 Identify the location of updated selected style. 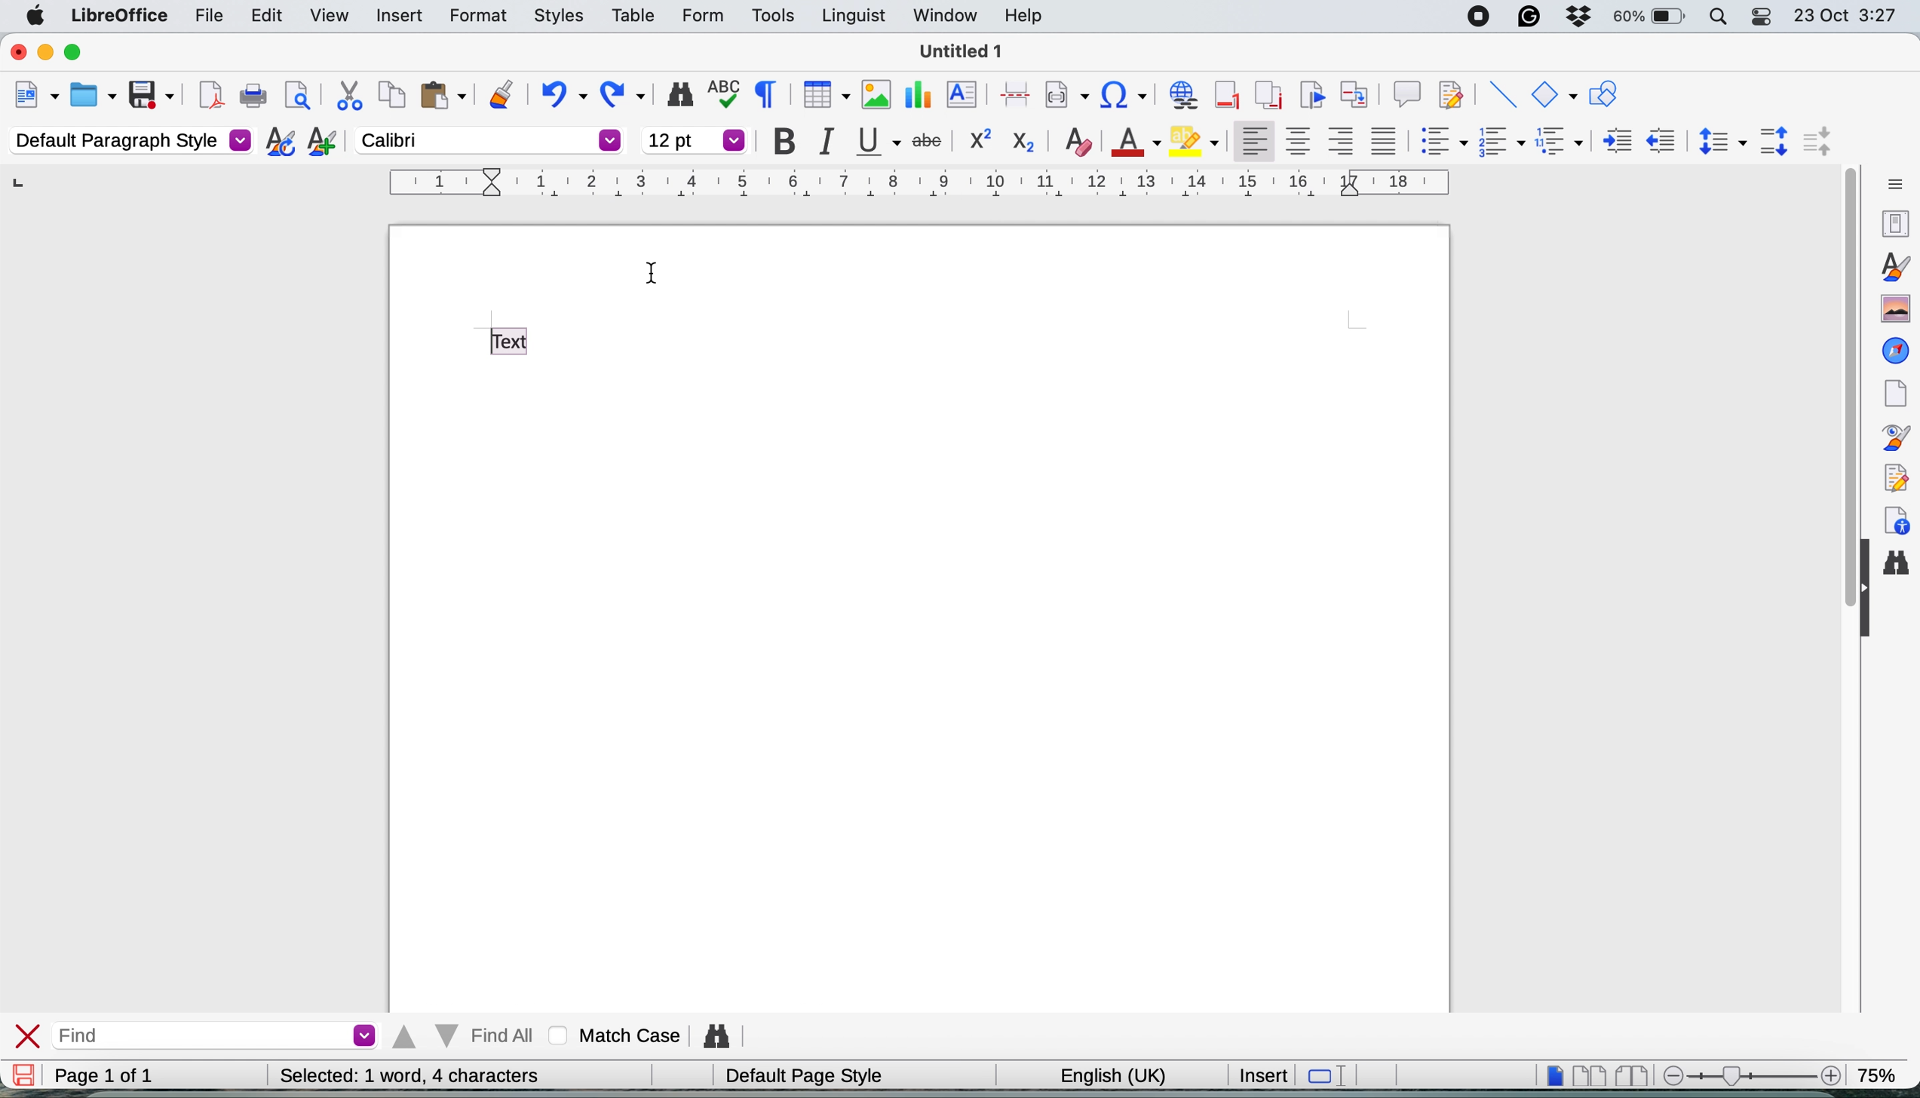
(275, 142).